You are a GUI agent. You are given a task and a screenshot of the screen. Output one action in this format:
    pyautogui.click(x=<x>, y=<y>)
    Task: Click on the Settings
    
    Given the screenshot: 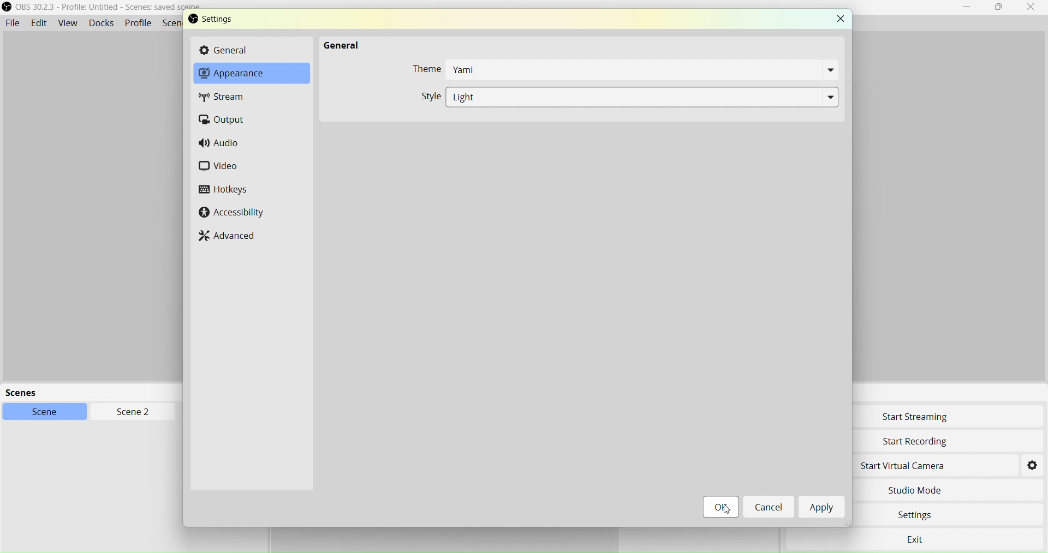 What is the action you would take?
    pyautogui.click(x=233, y=21)
    